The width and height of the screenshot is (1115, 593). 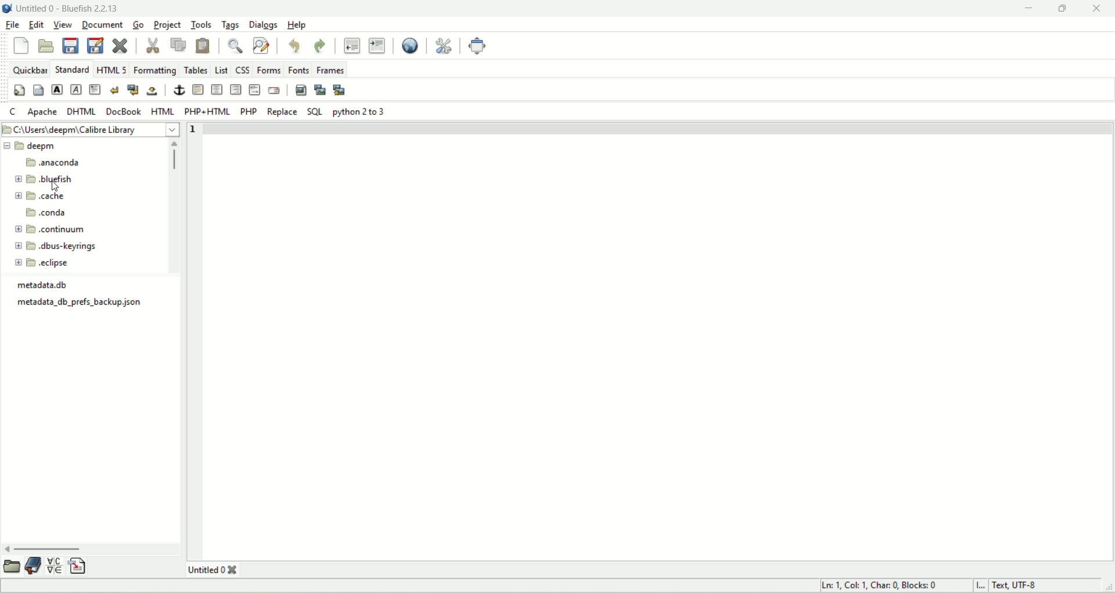 I want to click on apache, so click(x=42, y=113).